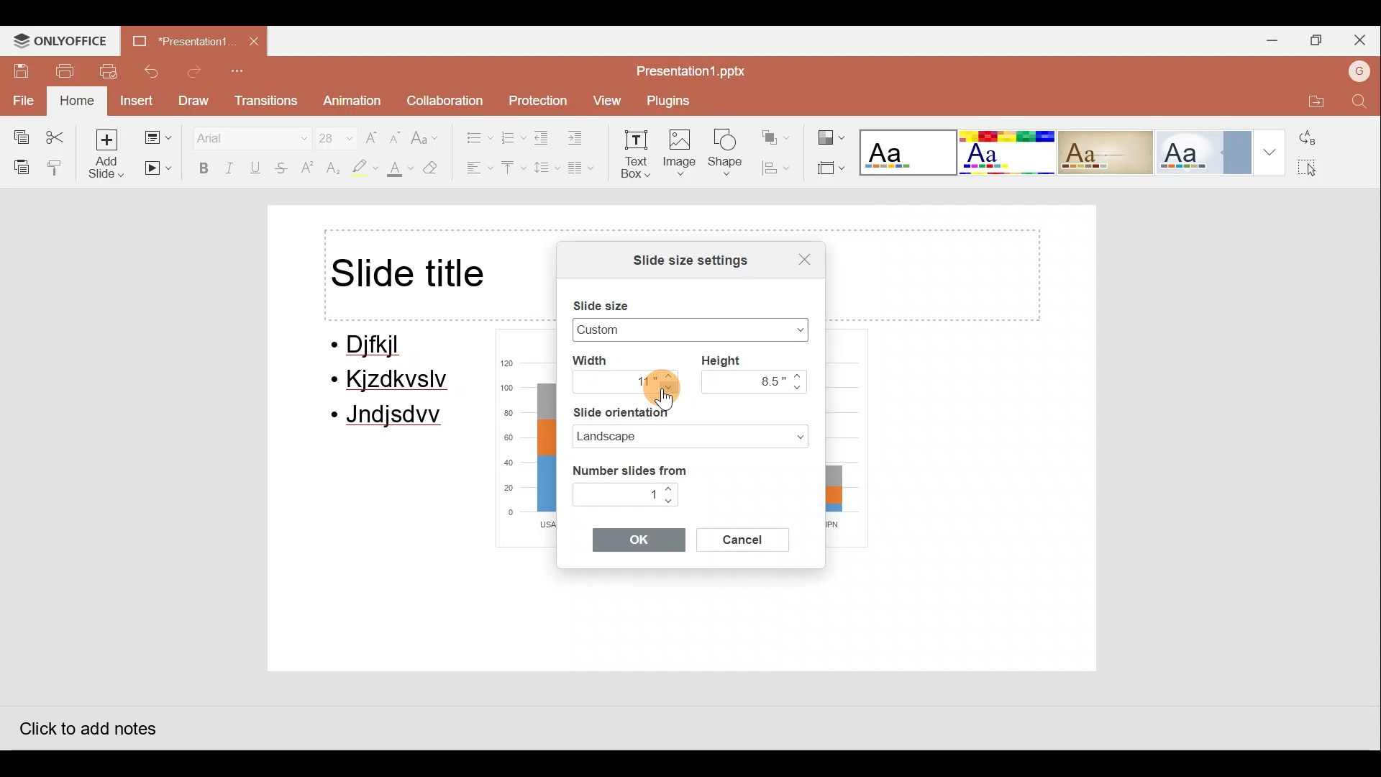 The image size is (1381, 777). What do you see at coordinates (603, 359) in the screenshot?
I see `Width` at bounding box center [603, 359].